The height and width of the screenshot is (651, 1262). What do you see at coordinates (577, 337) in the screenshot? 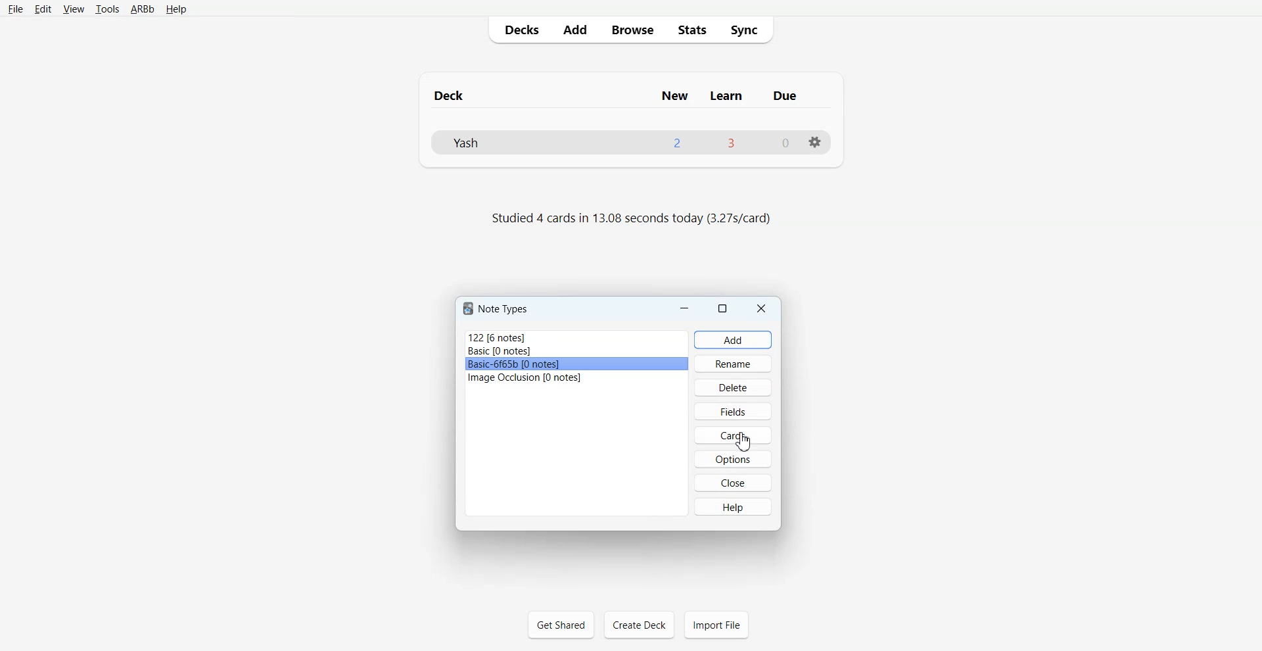
I see `File` at bounding box center [577, 337].